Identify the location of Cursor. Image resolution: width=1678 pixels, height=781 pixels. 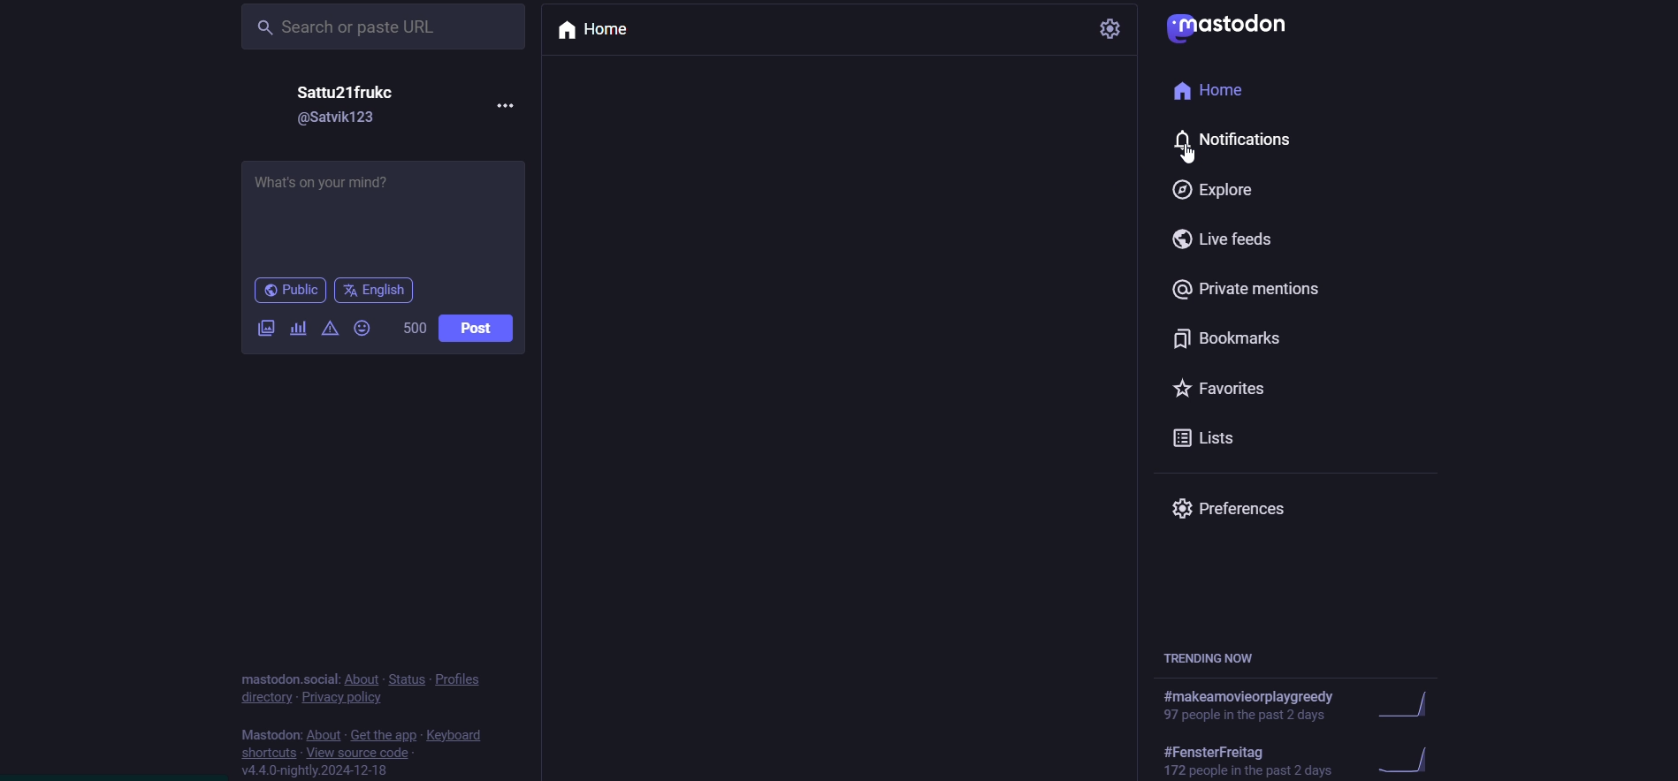
(1195, 158).